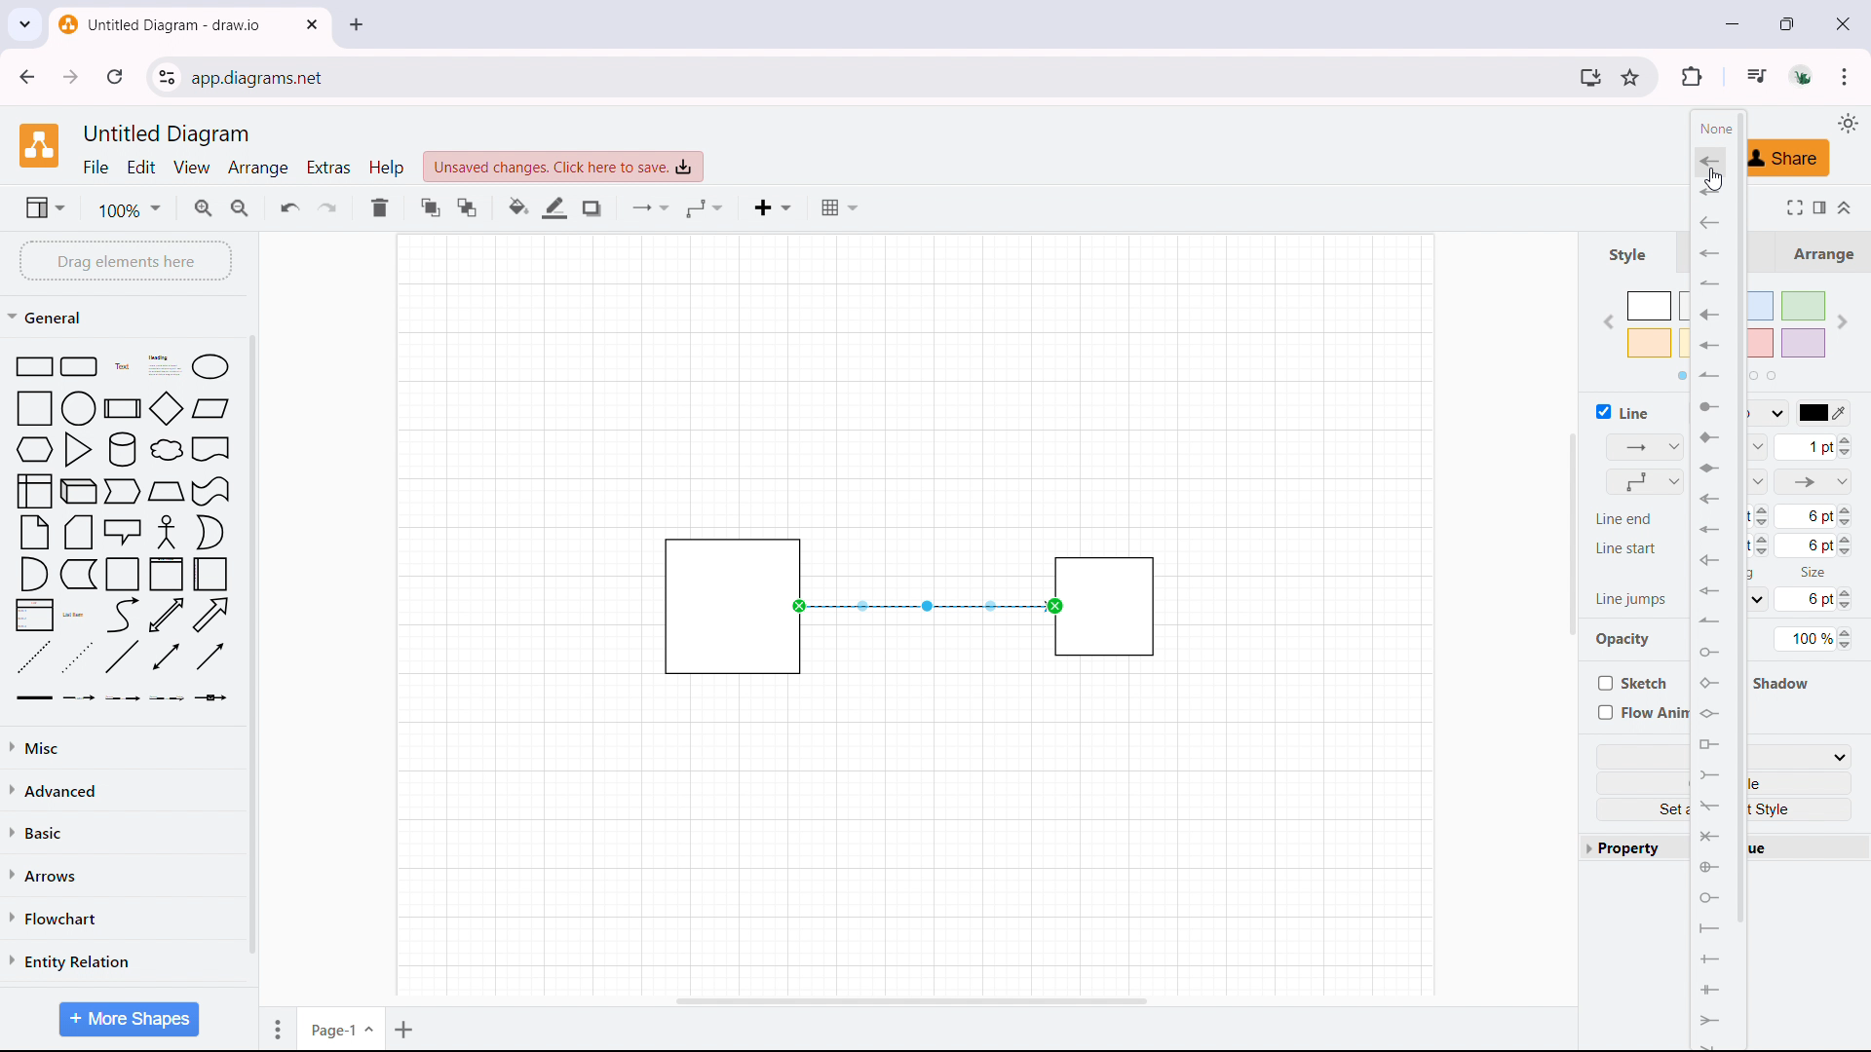  Describe the element at coordinates (122, 917) in the screenshot. I see `flowchart` at that location.